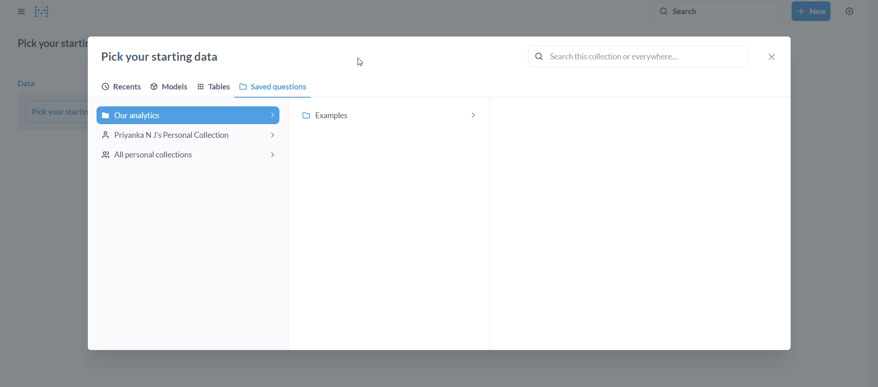  What do you see at coordinates (51, 44) in the screenshot?
I see `Pick your startir` at bounding box center [51, 44].